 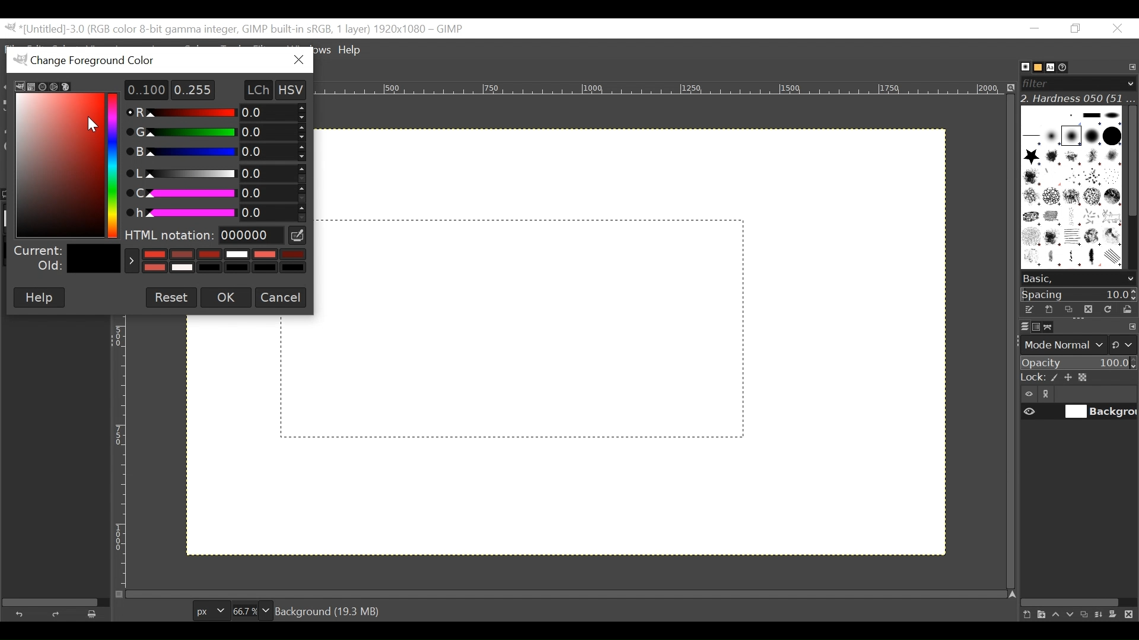 What do you see at coordinates (208, 609) in the screenshot?
I see `Pixels` at bounding box center [208, 609].